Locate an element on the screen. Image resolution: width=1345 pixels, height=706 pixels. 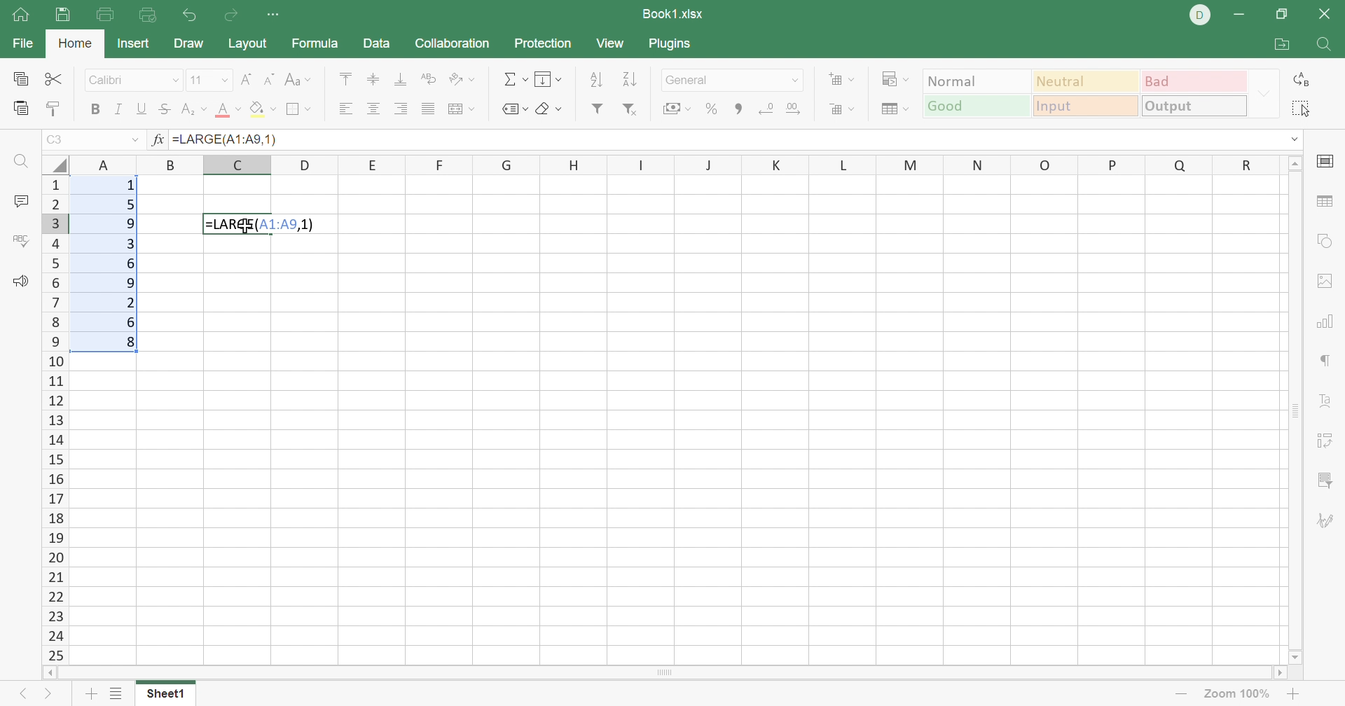
6 is located at coordinates (132, 321).